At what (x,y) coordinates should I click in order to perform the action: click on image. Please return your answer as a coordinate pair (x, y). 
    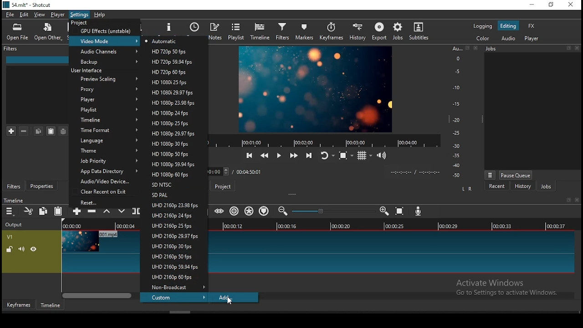
    Looking at the image, I should click on (314, 89).